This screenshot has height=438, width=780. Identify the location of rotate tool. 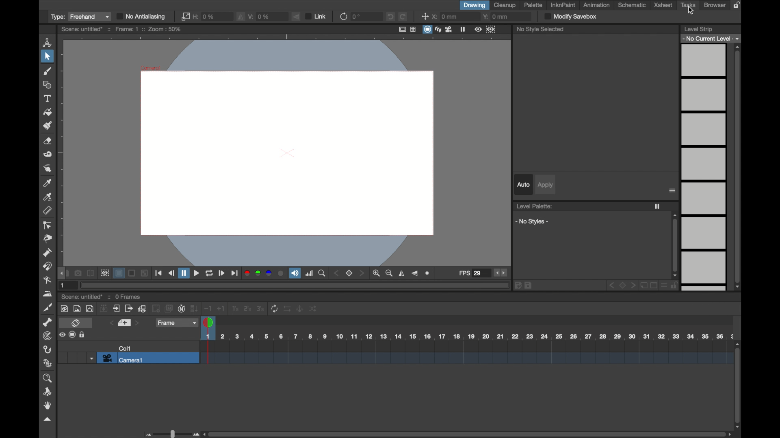
(48, 392).